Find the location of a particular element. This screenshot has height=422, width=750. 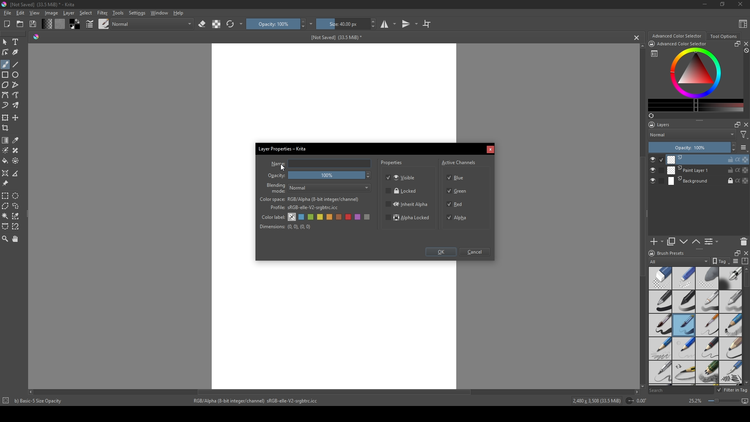

All is located at coordinates (679, 261).